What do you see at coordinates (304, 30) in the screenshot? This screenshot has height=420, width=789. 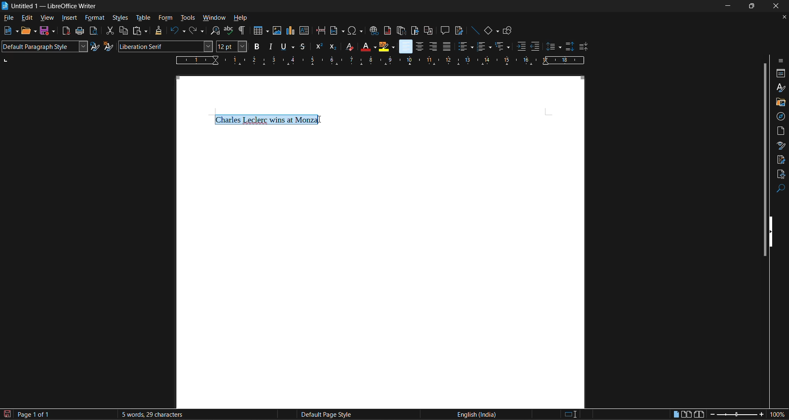 I see `insert text box` at bounding box center [304, 30].